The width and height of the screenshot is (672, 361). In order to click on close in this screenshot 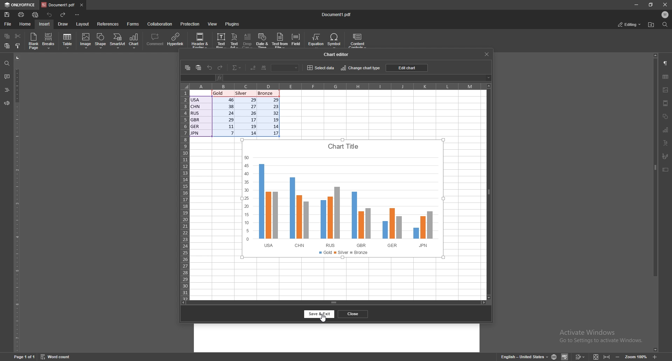, I will do `click(486, 54)`.